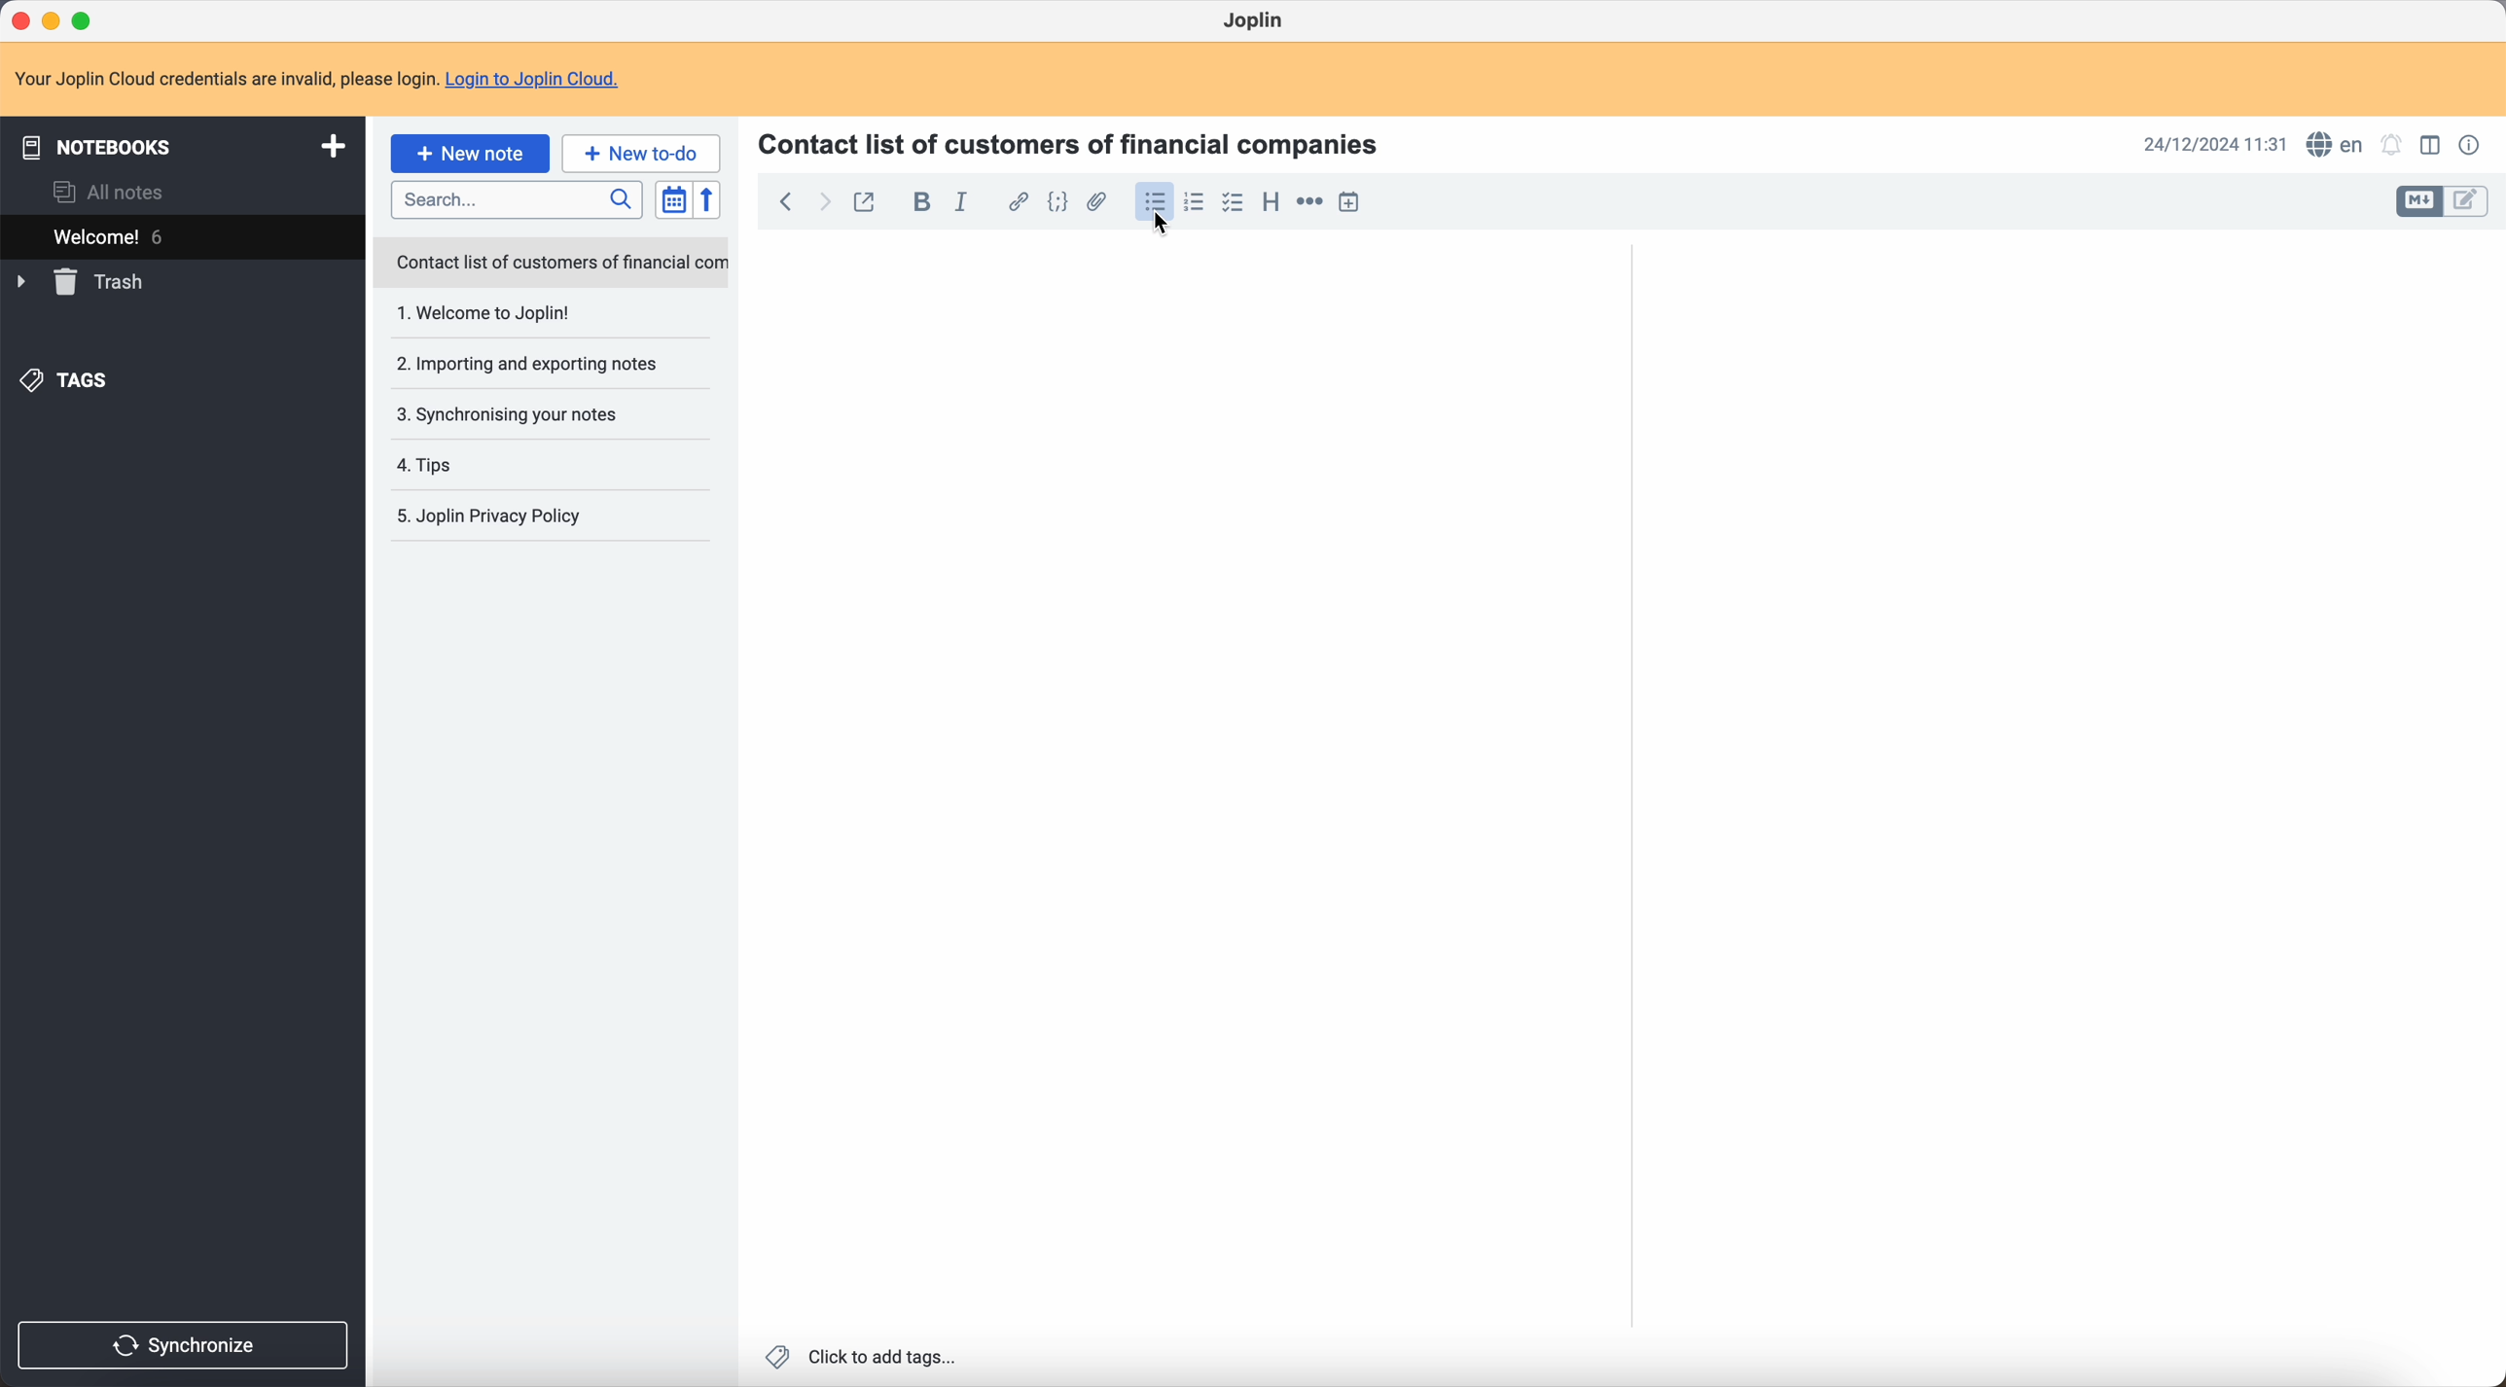  Describe the element at coordinates (110, 190) in the screenshot. I see `all notes` at that location.